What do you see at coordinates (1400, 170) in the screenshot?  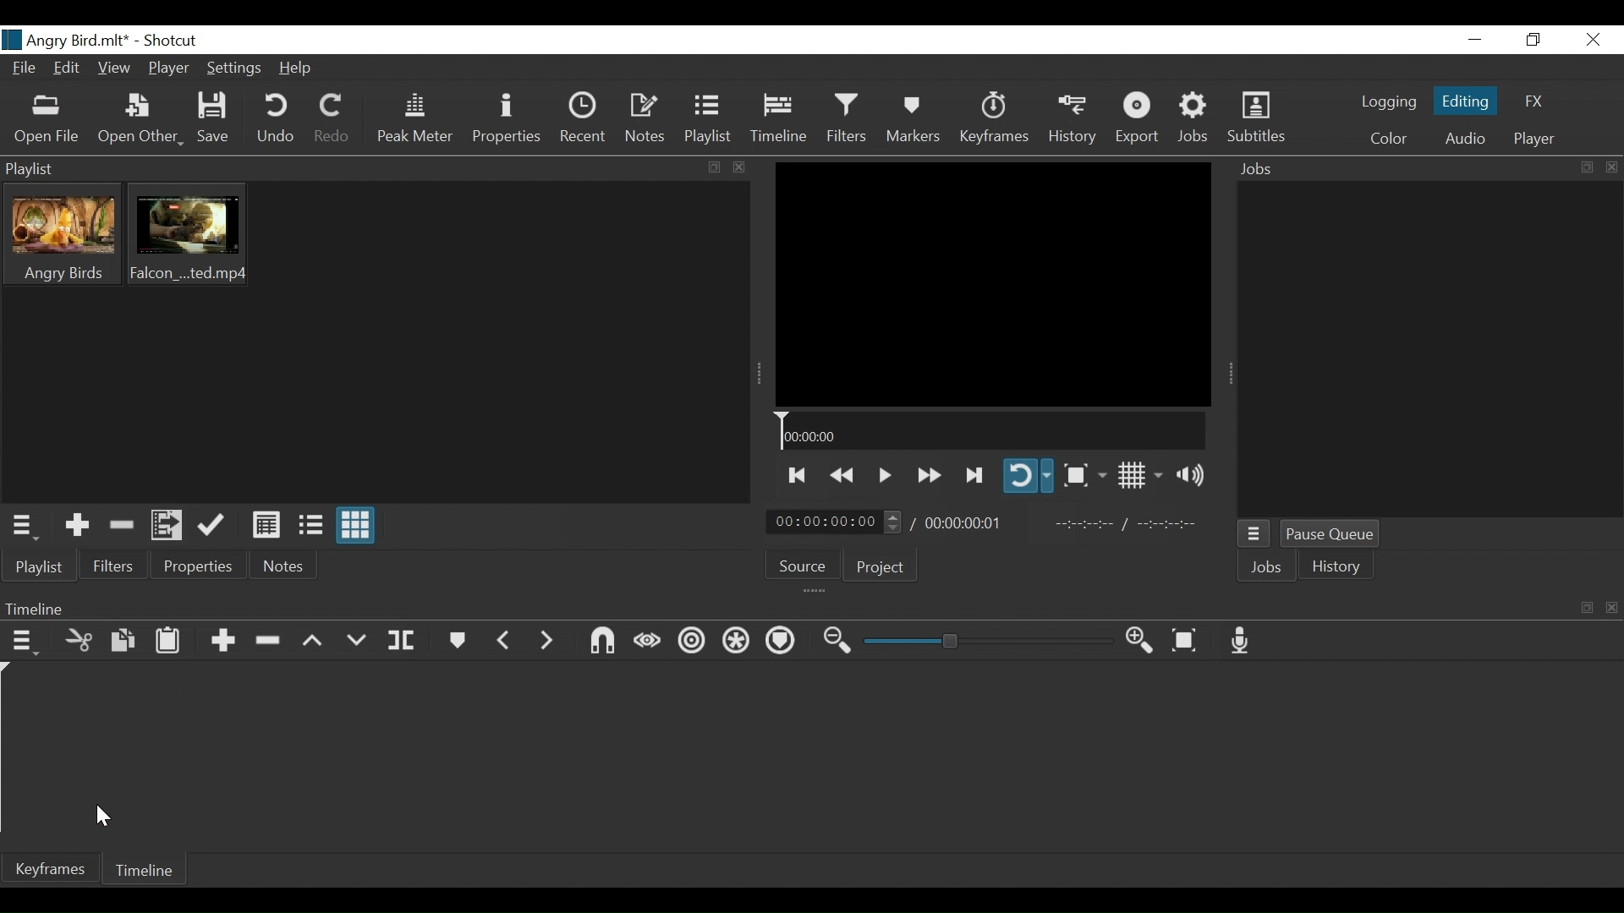 I see `Jobs Panel` at bounding box center [1400, 170].